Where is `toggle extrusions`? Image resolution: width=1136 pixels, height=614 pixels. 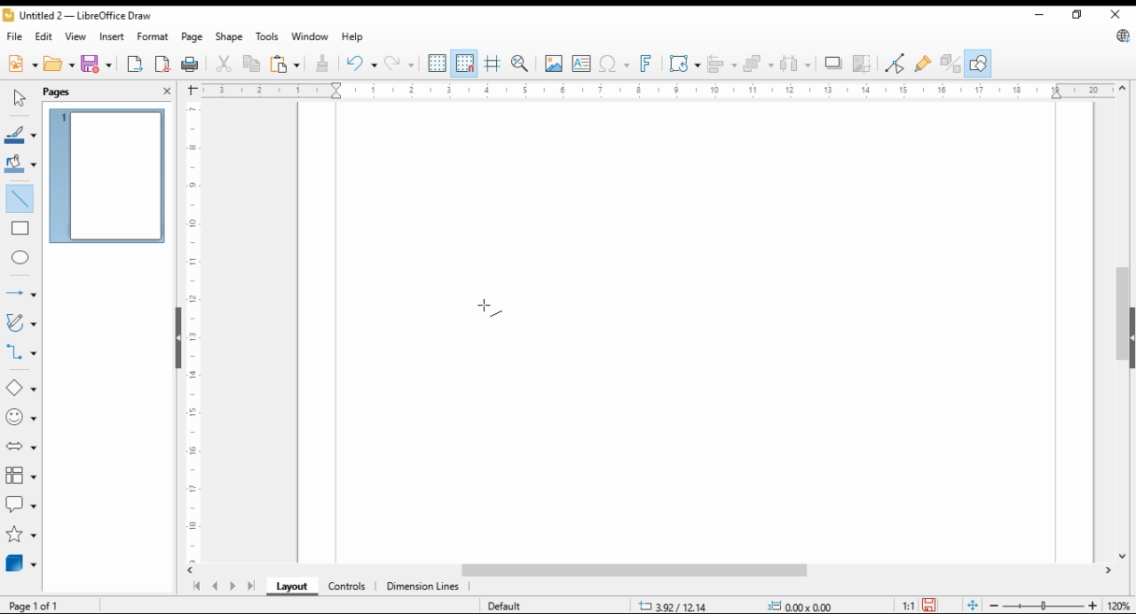 toggle extrusions is located at coordinates (951, 64).